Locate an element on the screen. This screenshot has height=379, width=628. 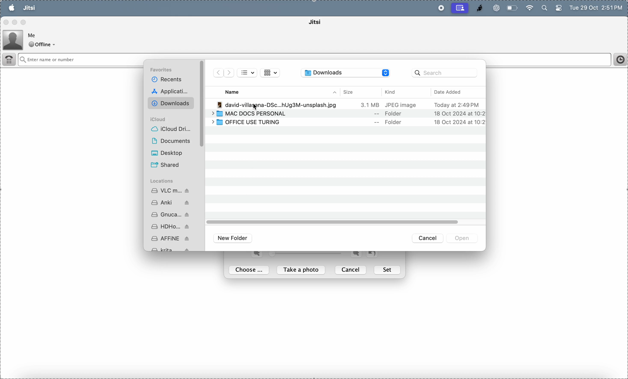
recent is located at coordinates (170, 80).